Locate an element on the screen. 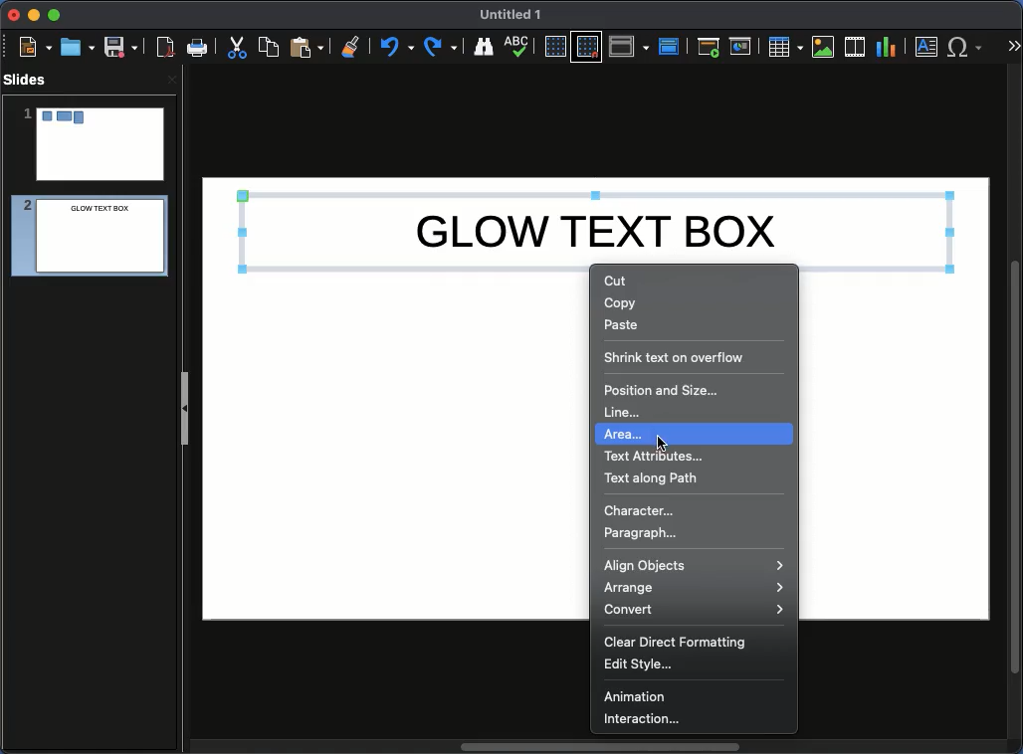 The image size is (1023, 754). Current slide is located at coordinates (743, 47).